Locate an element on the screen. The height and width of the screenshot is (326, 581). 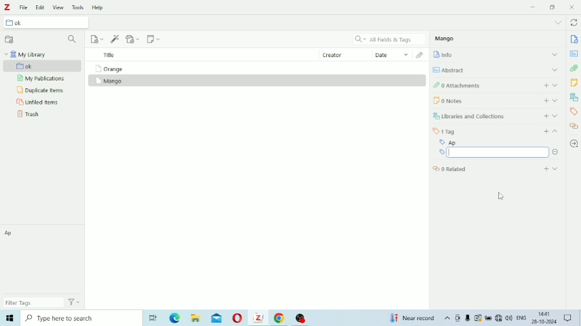
Mic is located at coordinates (468, 318).